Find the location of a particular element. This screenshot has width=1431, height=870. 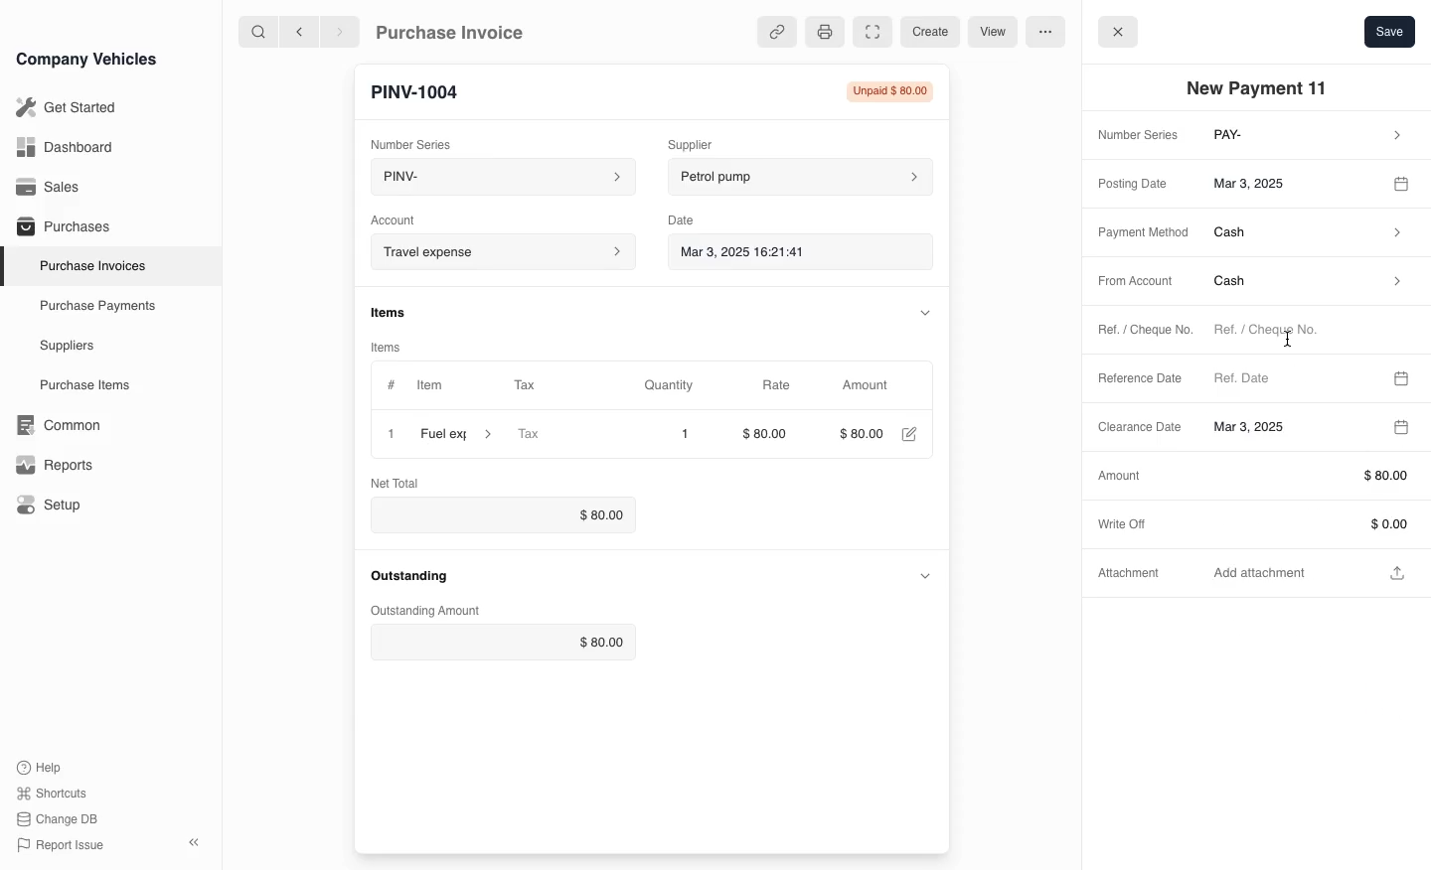

Purchase Invoices is located at coordinates (88, 265).